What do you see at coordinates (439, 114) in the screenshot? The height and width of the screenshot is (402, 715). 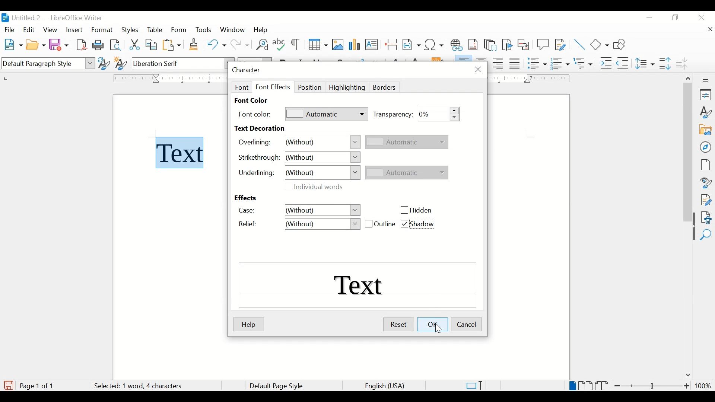 I see `transparency stepper button` at bounding box center [439, 114].